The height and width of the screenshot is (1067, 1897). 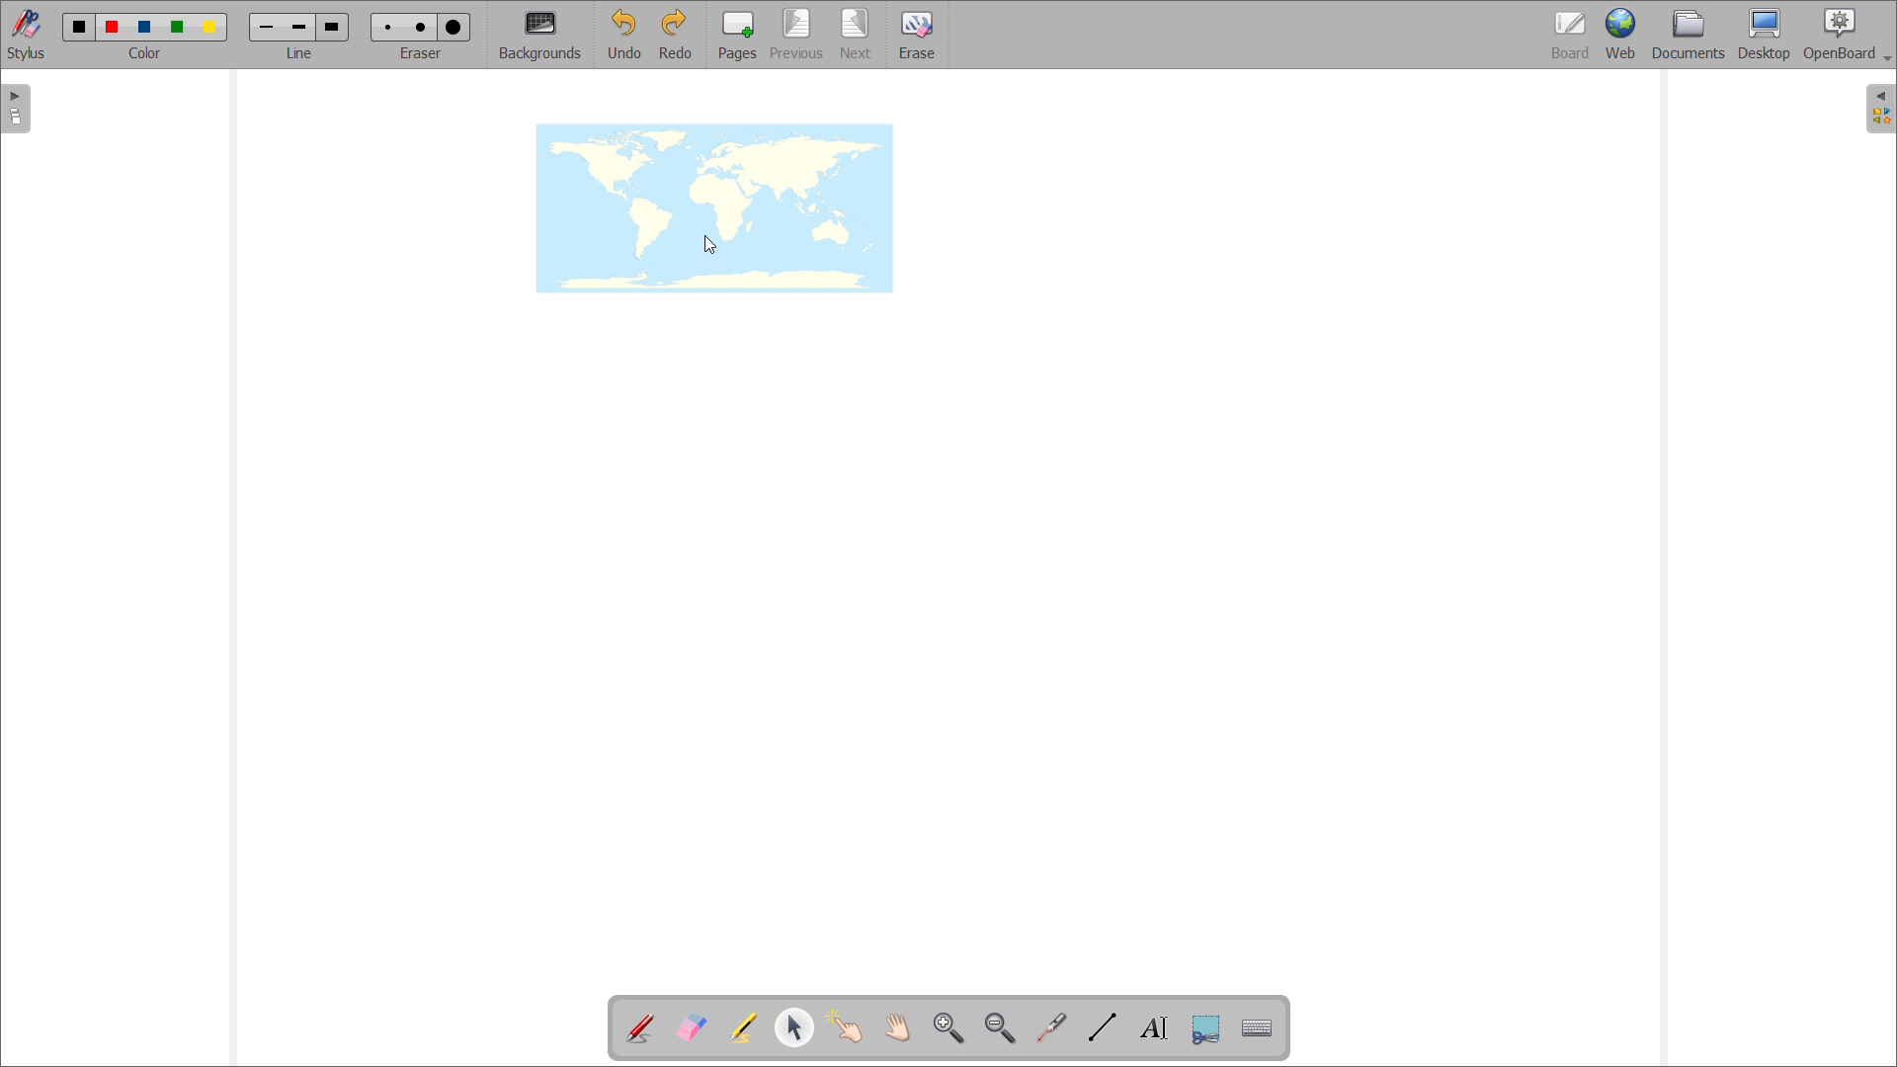 I want to click on medium, so click(x=423, y=28).